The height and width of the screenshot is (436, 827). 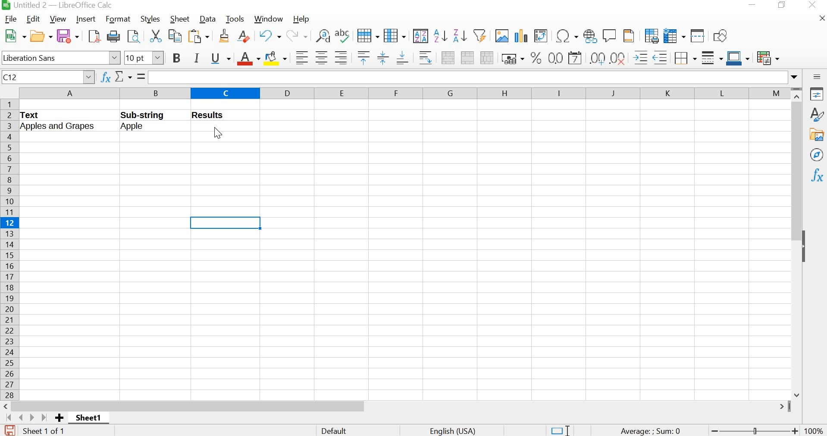 What do you see at coordinates (395, 35) in the screenshot?
I see `column` at bounding box center [395, 35].